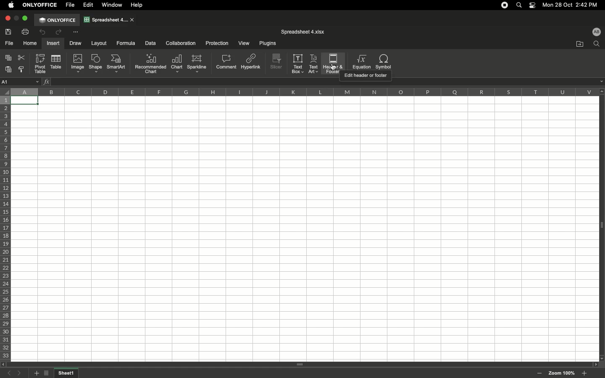 Image resolution: width=605 pixels, height=378 pixels. Describe the element at coordinates (314, 63) in the screenshot. I see `Text art` at that location.